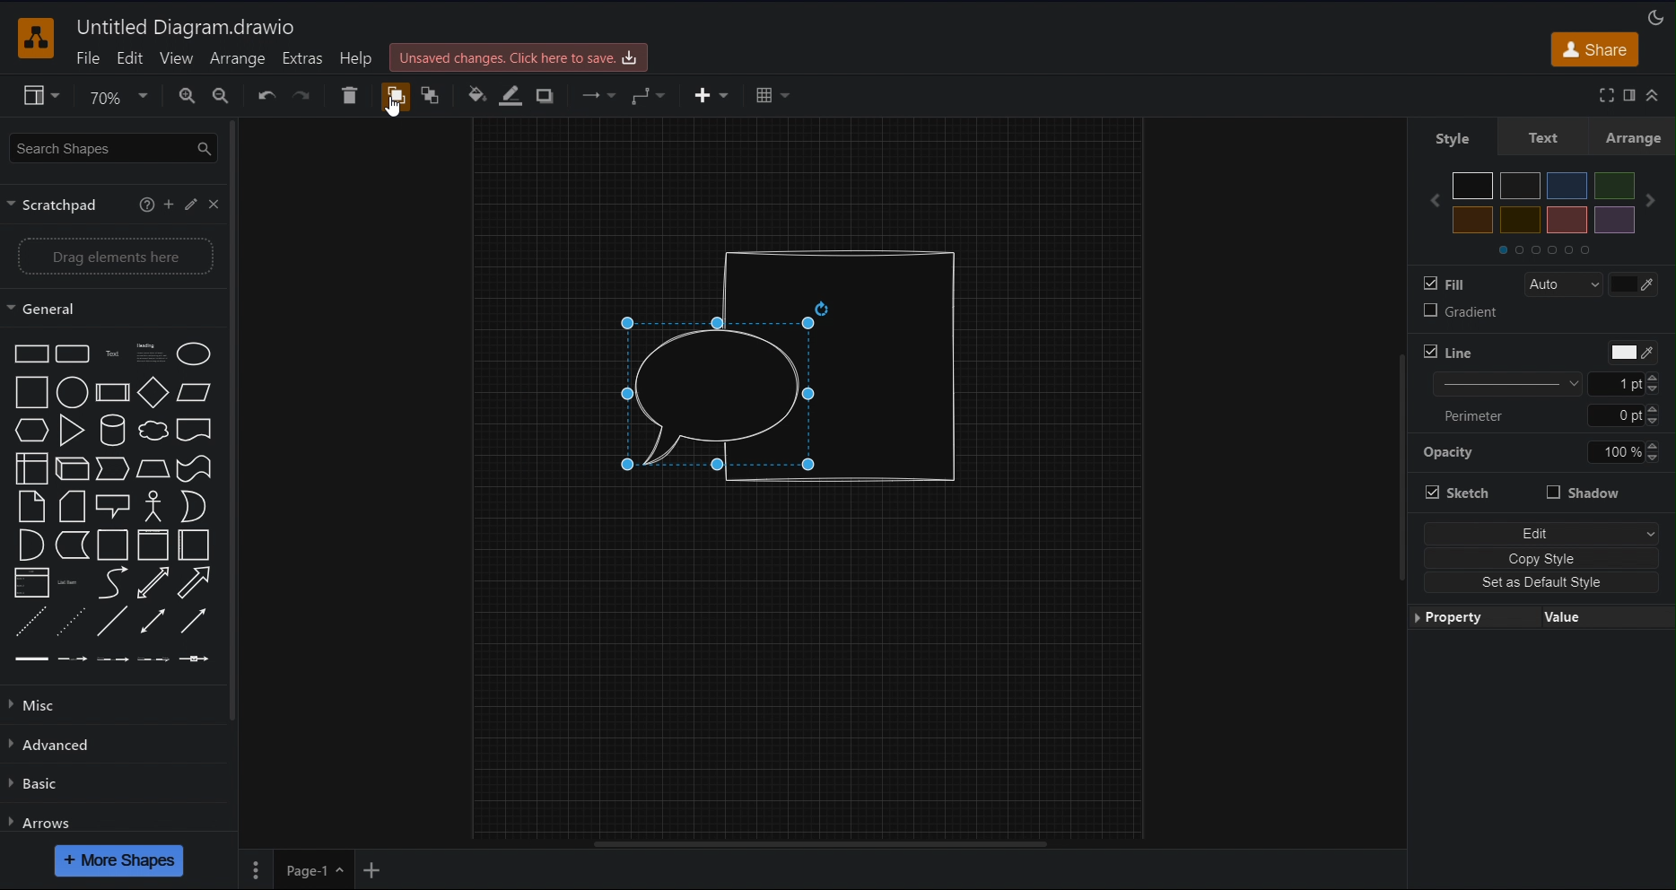 The width and height of the screenshot is (1676, 890). I want to click on Container, so click(153, 545).